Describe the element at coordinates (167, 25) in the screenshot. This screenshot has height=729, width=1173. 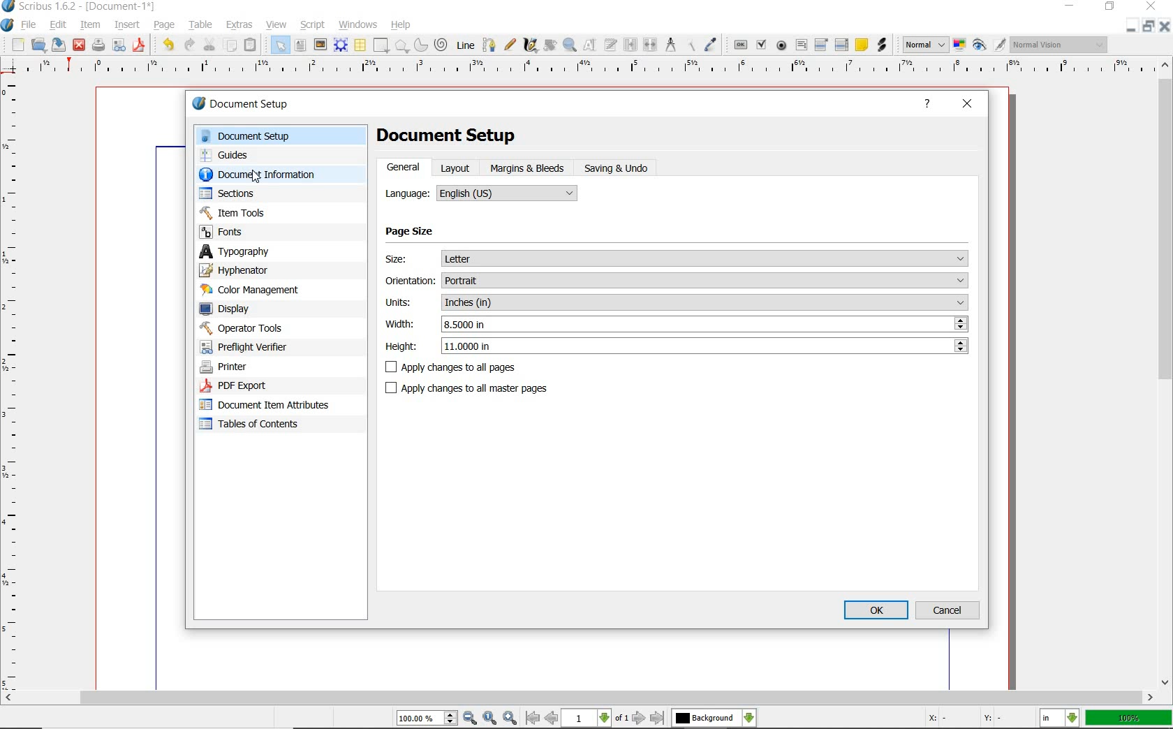
I see `page` at that location.